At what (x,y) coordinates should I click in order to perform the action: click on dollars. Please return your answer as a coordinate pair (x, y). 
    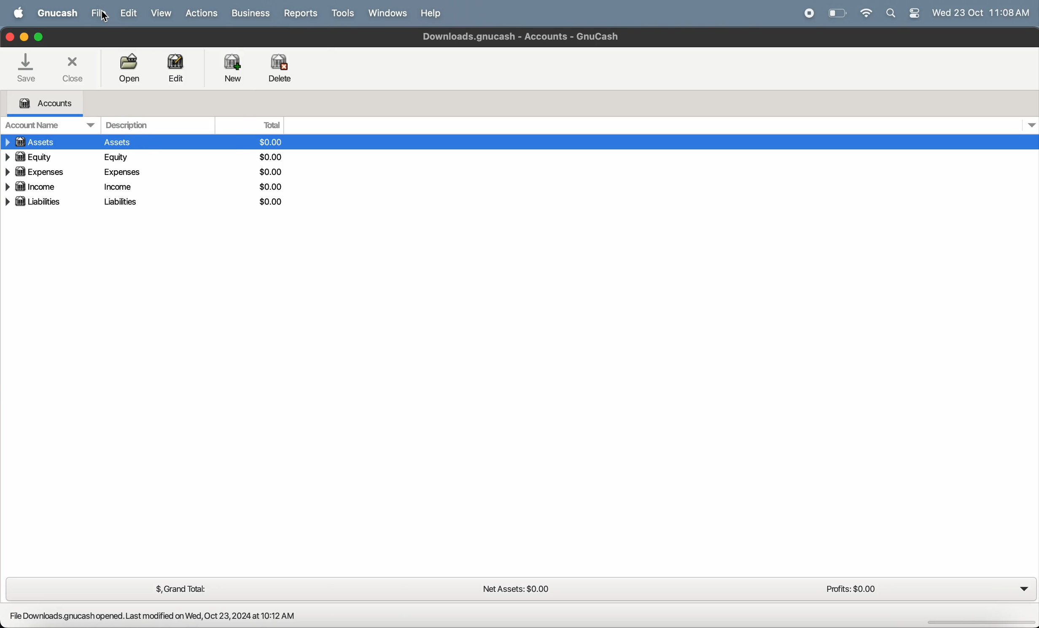
    Looking at the image, I should click on (270, 188).